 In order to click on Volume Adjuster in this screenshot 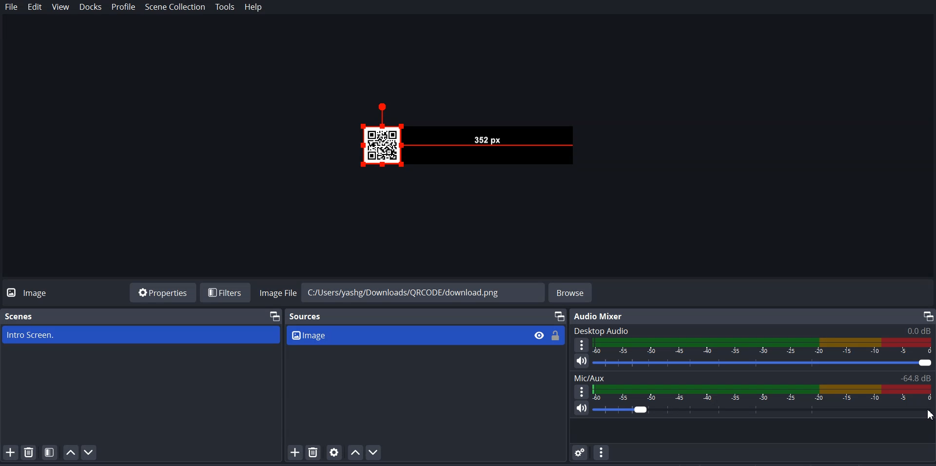, I will do `click(763, 409)`.